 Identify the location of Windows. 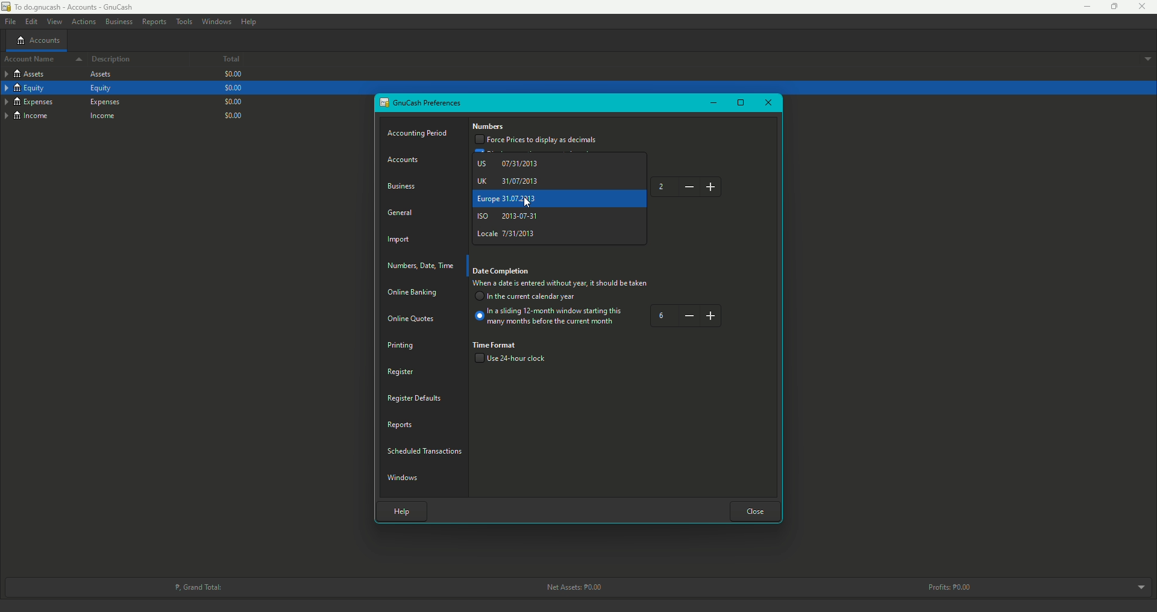
(405, 476).